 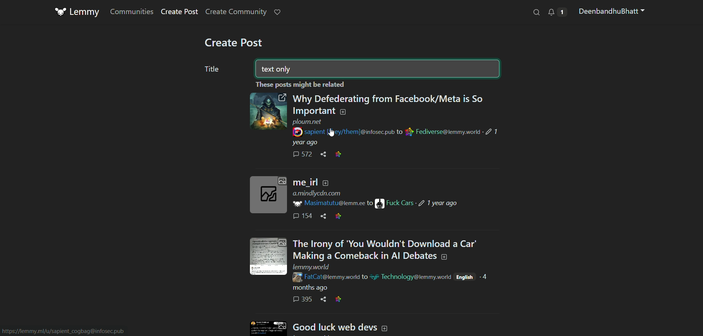 I want to click on Link to Fediverse, so click(x=448, y=132).